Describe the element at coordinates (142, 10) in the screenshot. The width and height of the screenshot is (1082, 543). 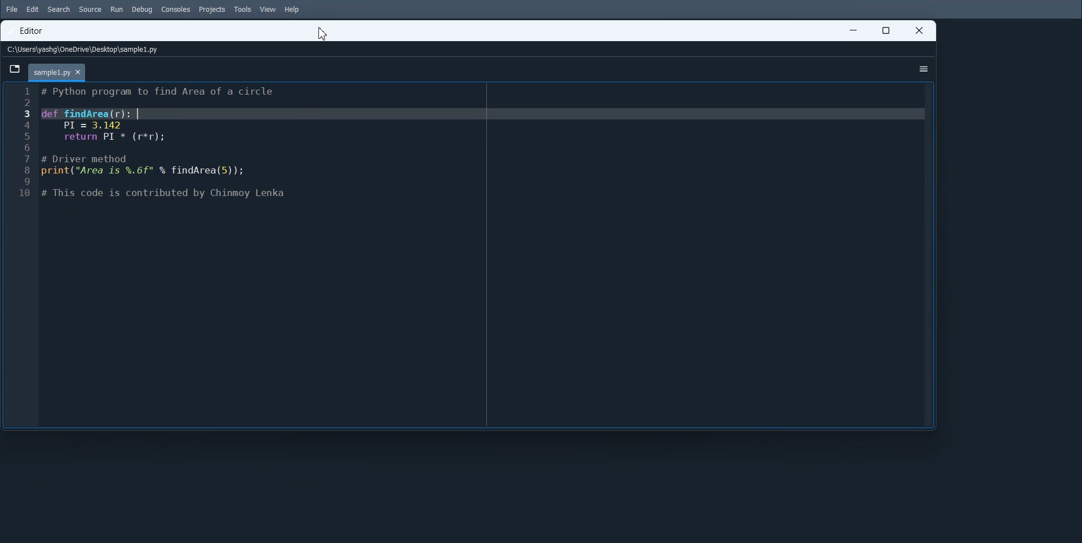
I see `Debug` at that location.